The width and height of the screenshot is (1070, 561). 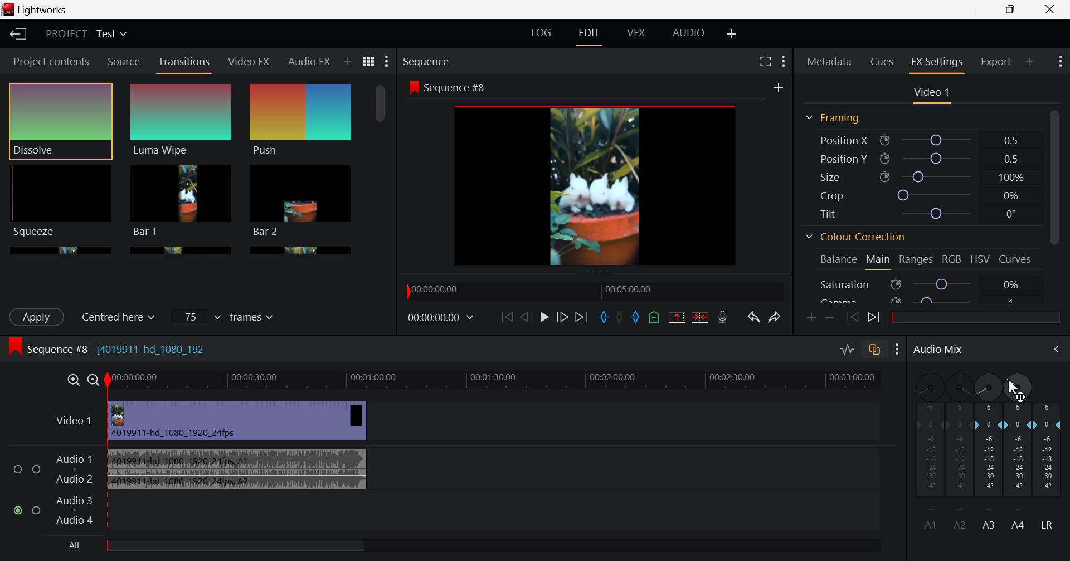 What do you see at coordinates (1030, 61) in the screenshot?
I see `Add Panel` at bounding box center [1030, 61].